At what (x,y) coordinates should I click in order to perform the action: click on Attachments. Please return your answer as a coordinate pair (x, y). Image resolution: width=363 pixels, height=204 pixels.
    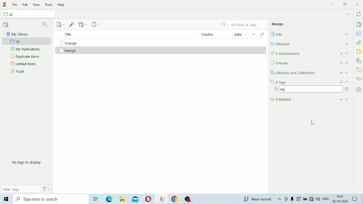
    Looking at the image, I should click on (310, 53).